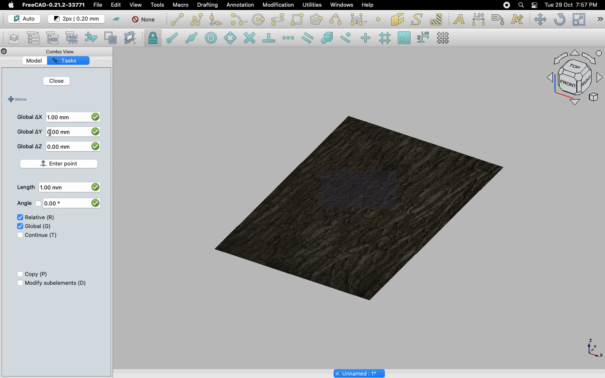 This screenshot has height=378, width=605. I want to click on Snap ortho, so click(367, 39).